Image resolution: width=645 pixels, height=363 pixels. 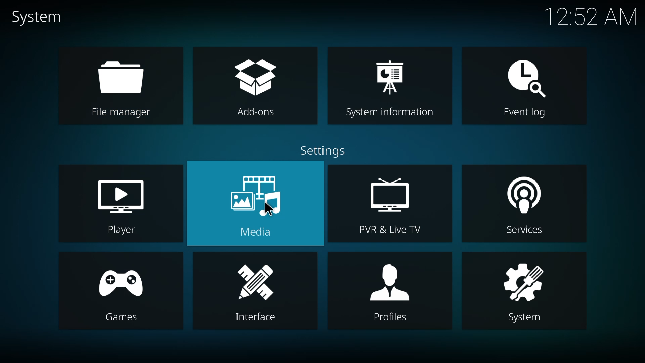 What do you see at coordinates (120, 317) in the screenshot?
I see `[CEINIES` at bounding box center [120, 317].